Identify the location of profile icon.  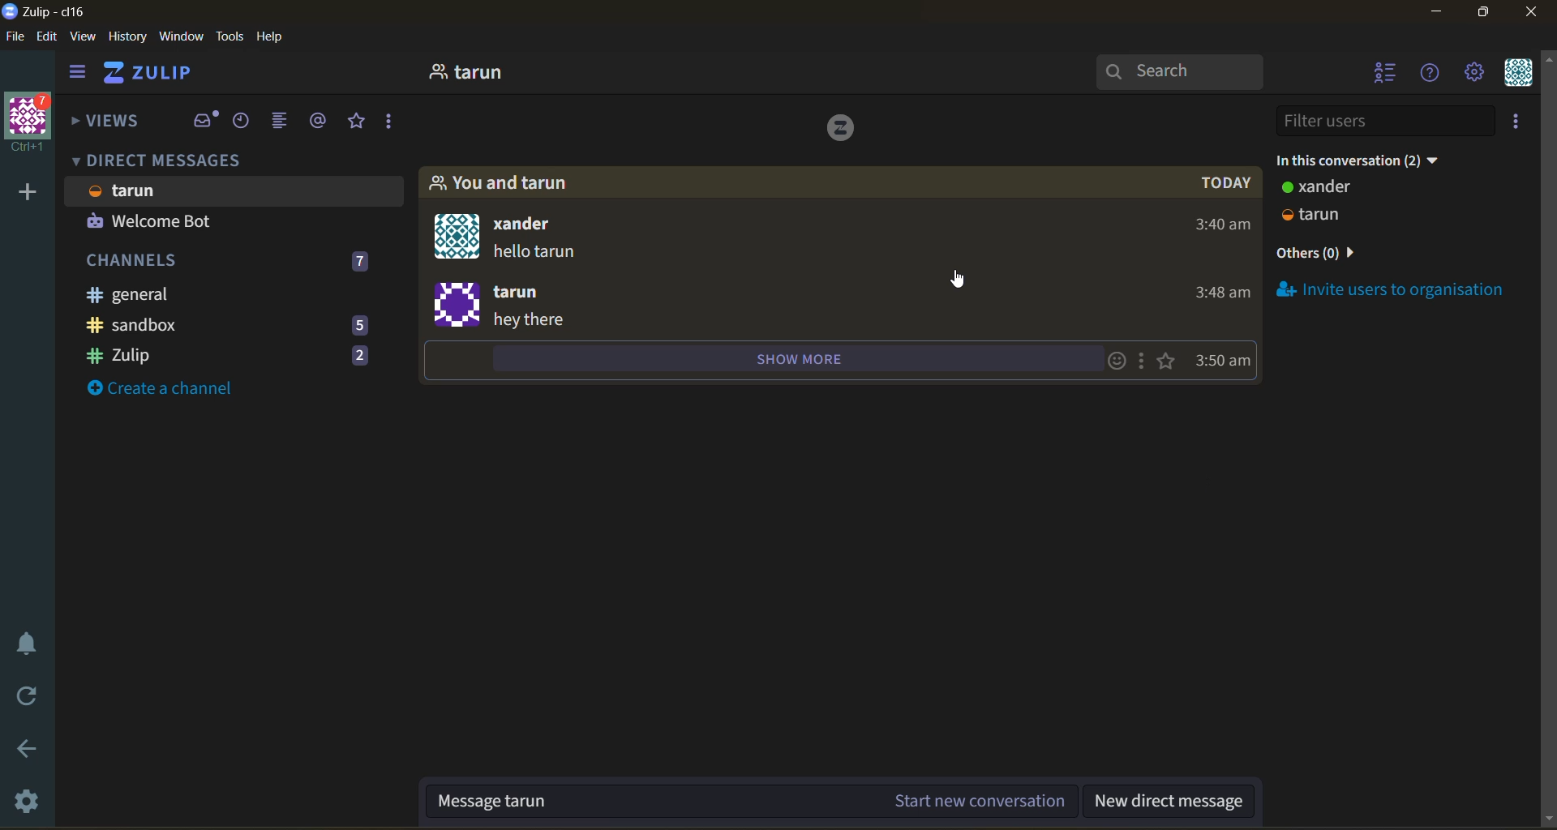
(457, 304).